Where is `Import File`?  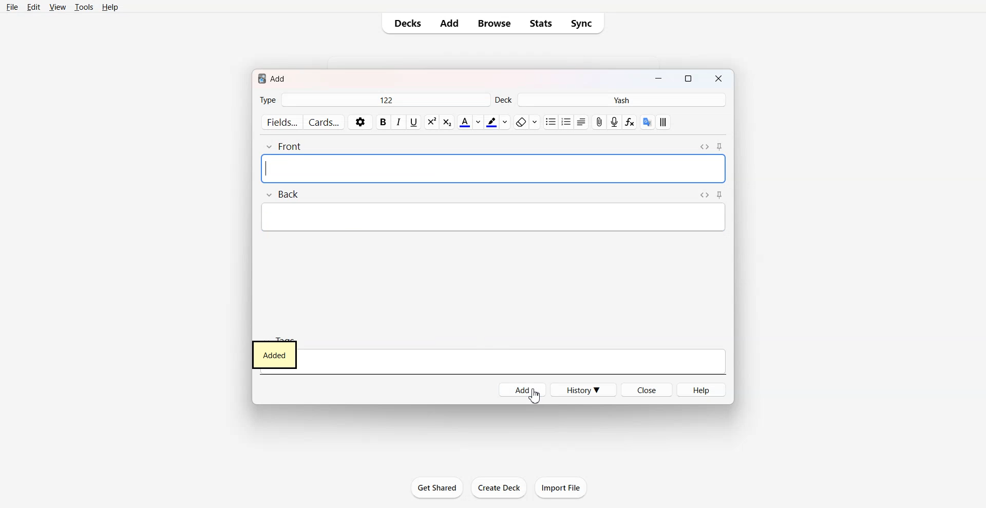 Import File is located at coordinates (561, 487).